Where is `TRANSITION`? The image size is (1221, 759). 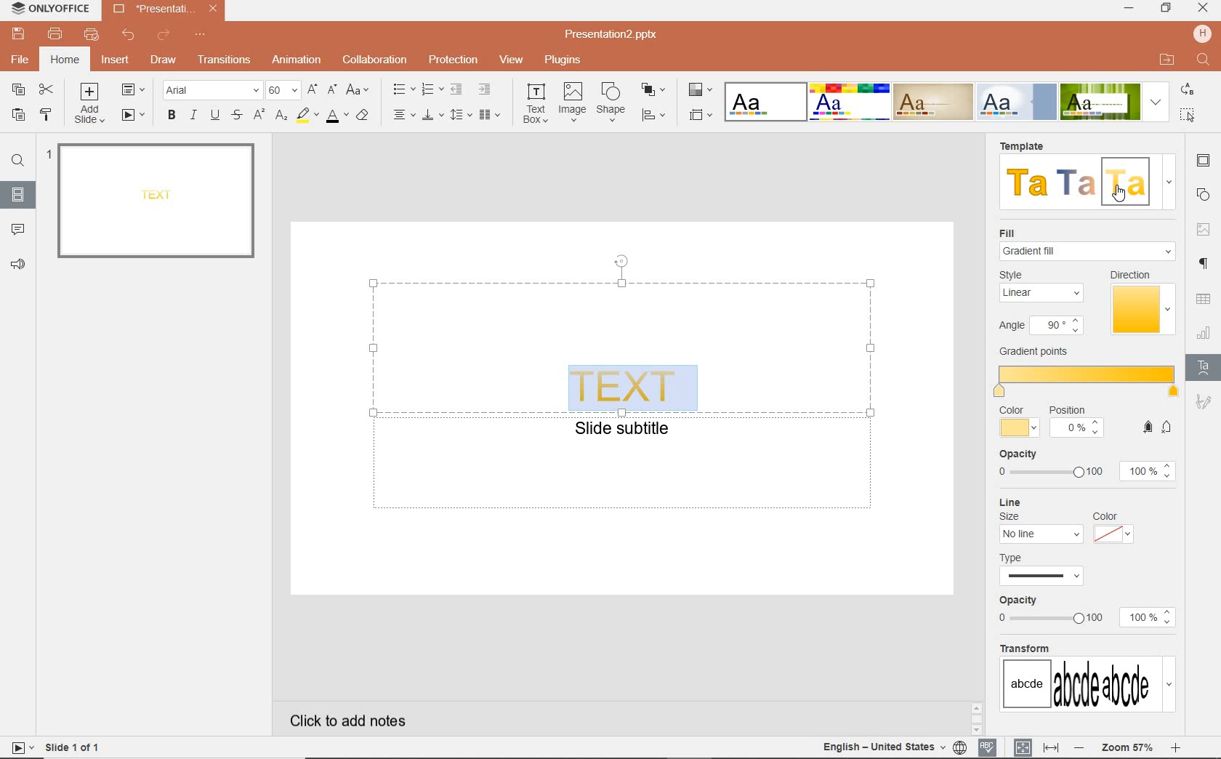 TRANSITION is located at coordinates (225, 60).